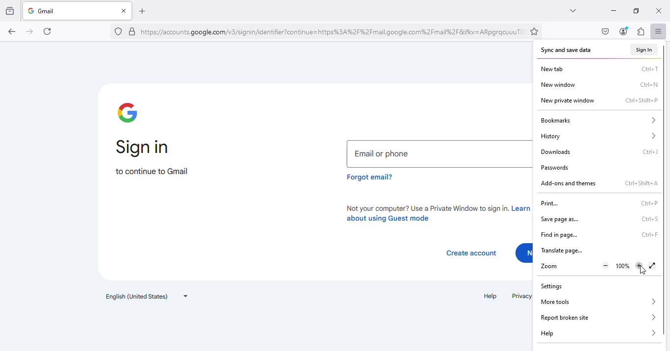 This screenshot has width=670, height=351. What do you see at coordinates (567, 101) in the screenshot?
I see `new private window` at bounding box center [567, 101].